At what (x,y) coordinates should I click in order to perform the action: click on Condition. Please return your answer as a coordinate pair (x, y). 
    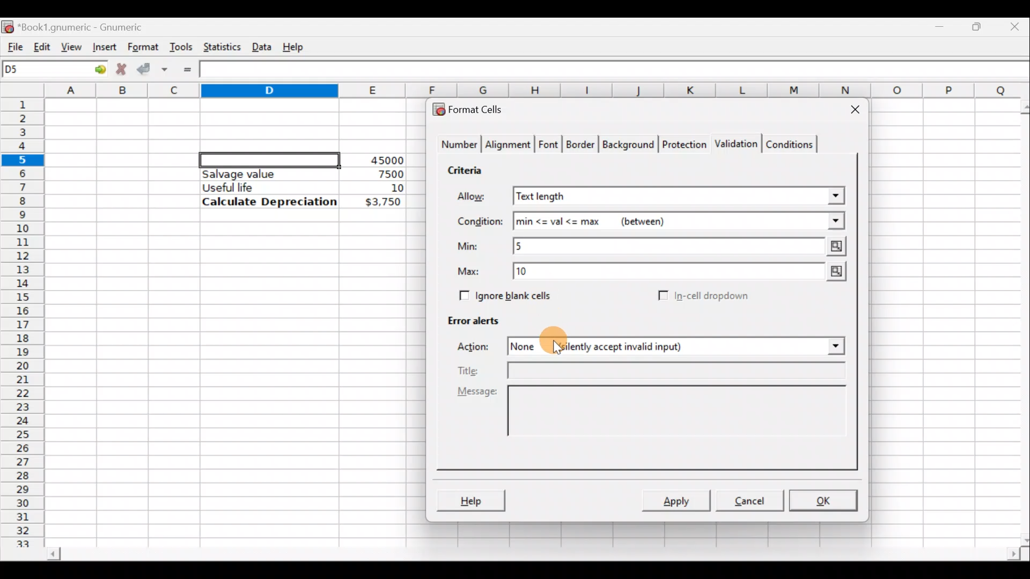
    Looking at the image, I should click on (480, 222).